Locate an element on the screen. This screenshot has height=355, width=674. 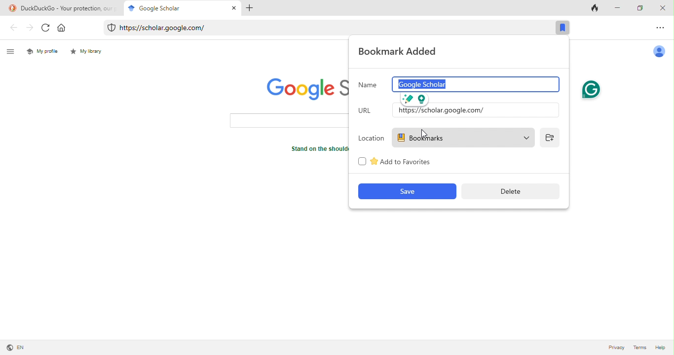
google scholar is located at coordinates (150, 7).